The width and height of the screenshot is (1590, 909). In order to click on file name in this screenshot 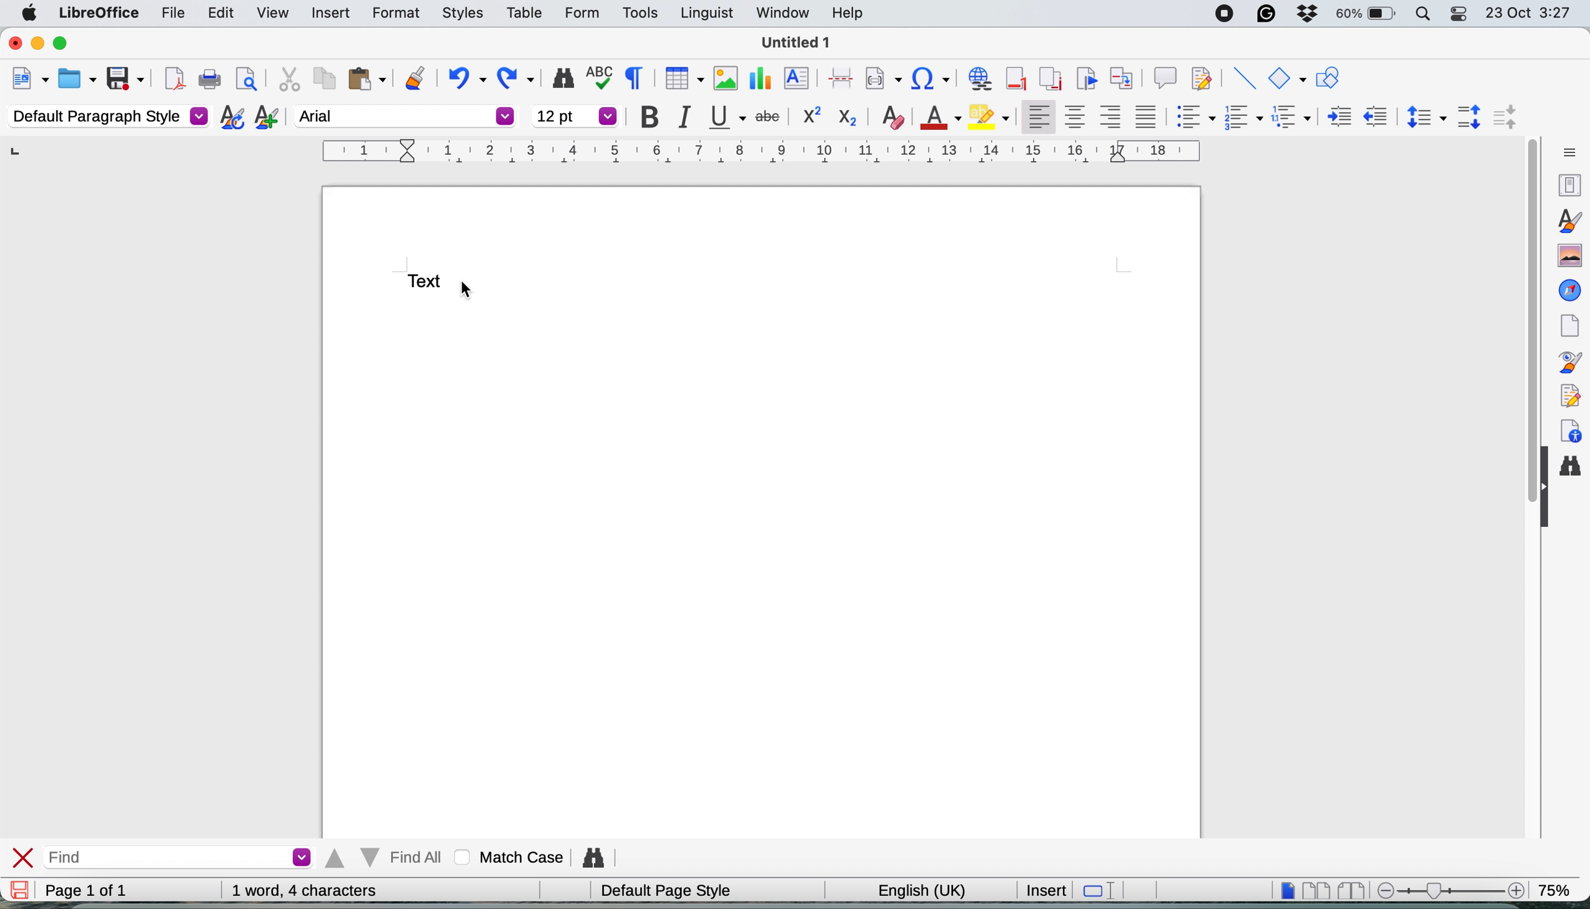, I will do `click(797, 42)`.